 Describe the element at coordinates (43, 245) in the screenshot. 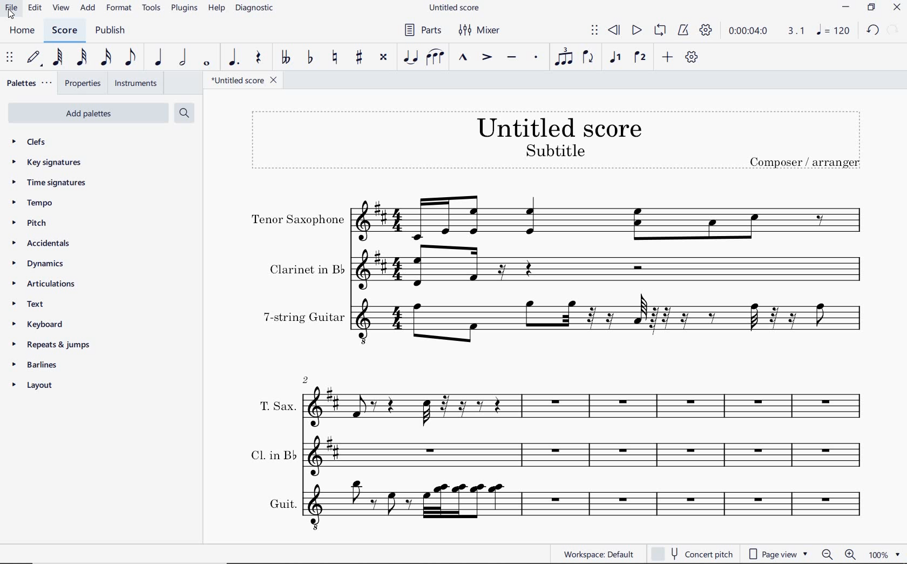

I see `accidentals` at that location.